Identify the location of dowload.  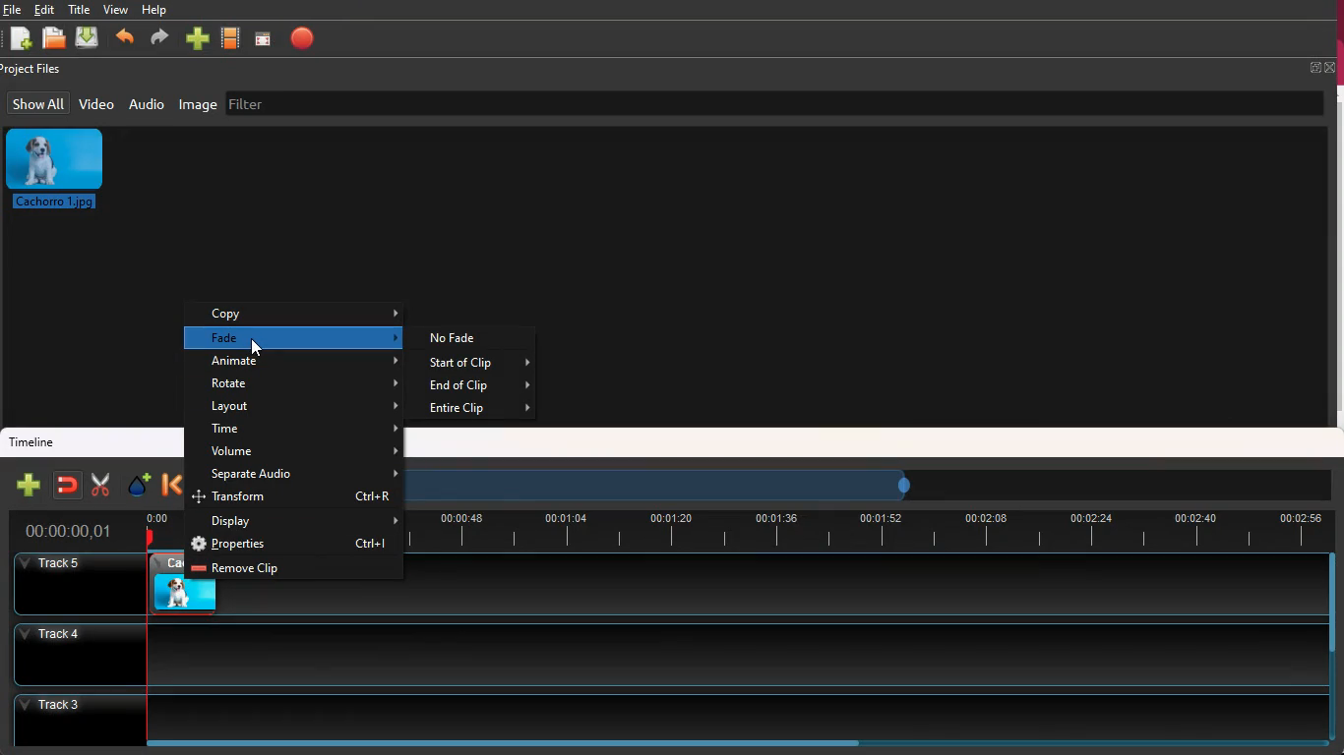
(91, 39).